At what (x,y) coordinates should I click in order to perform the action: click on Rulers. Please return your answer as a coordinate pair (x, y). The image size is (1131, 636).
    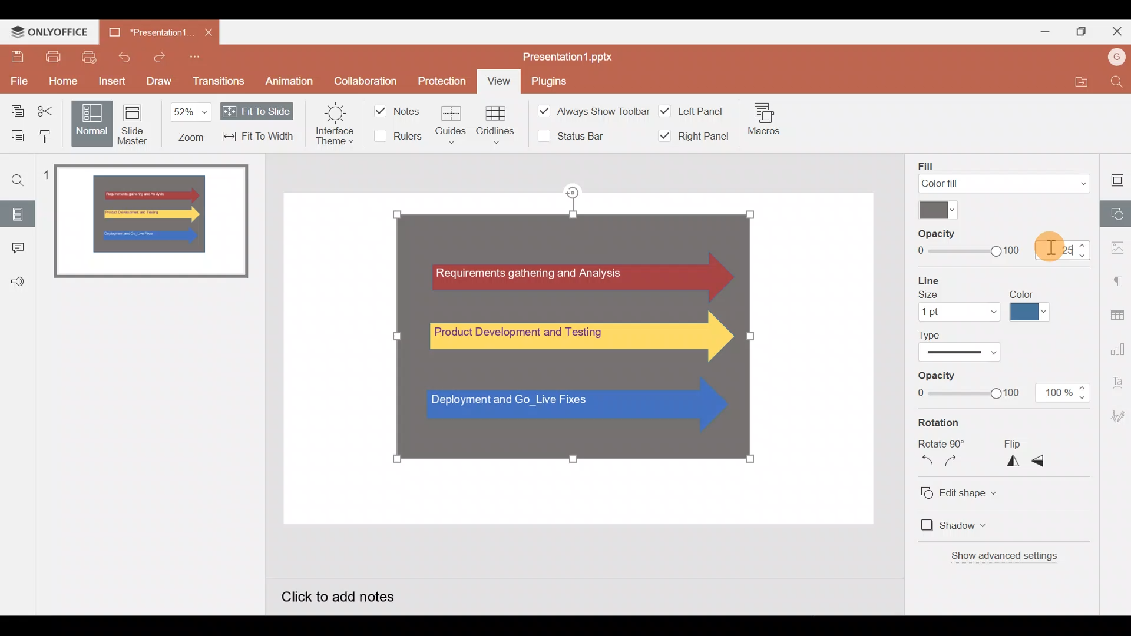
    Looking at the image, I should click on (397, 137).